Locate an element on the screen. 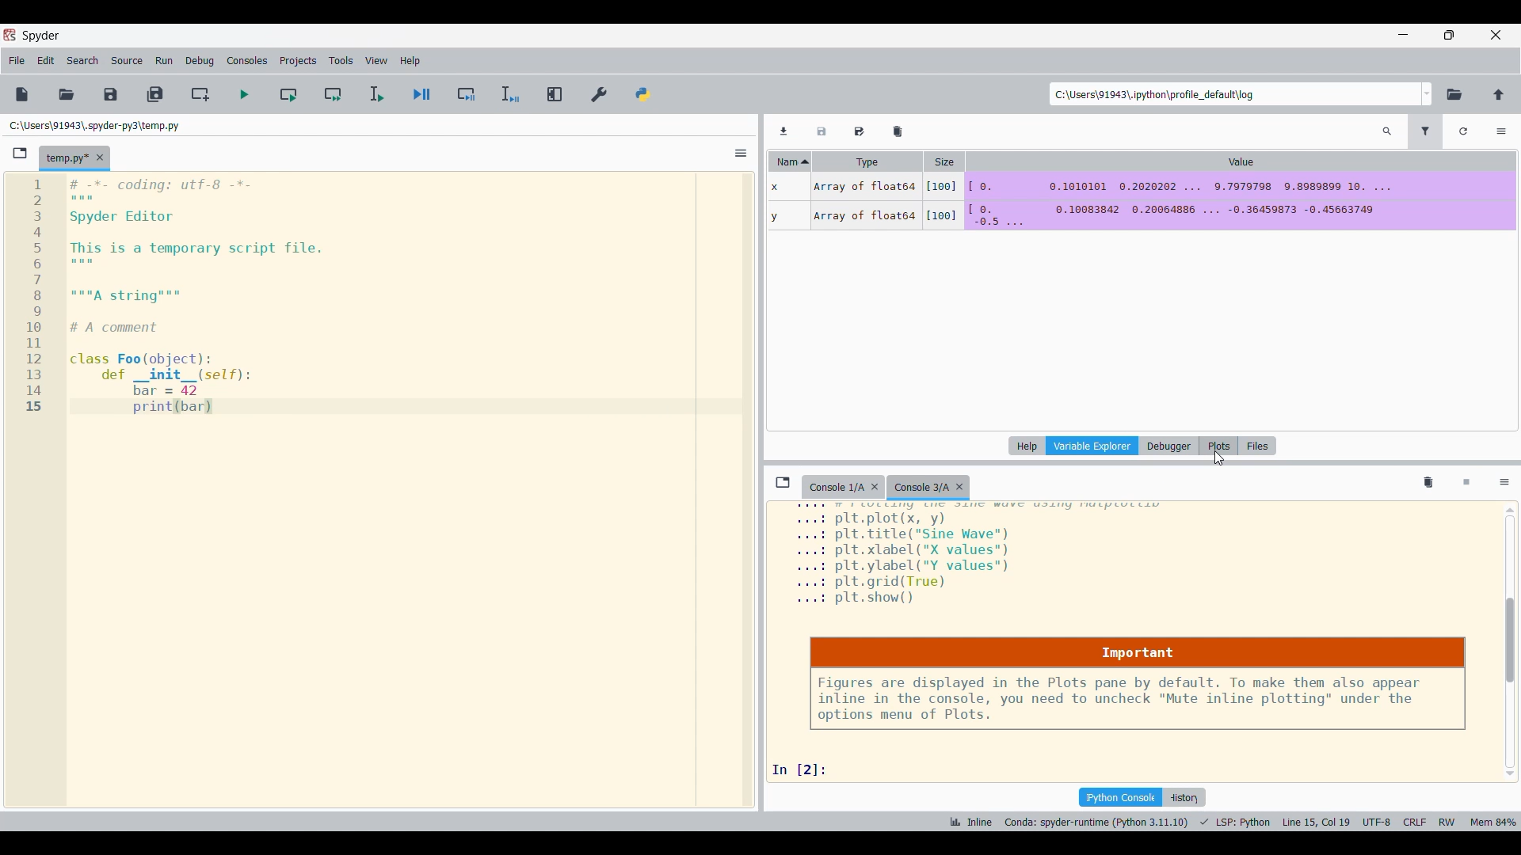  input is located at coordinates (806, 769).